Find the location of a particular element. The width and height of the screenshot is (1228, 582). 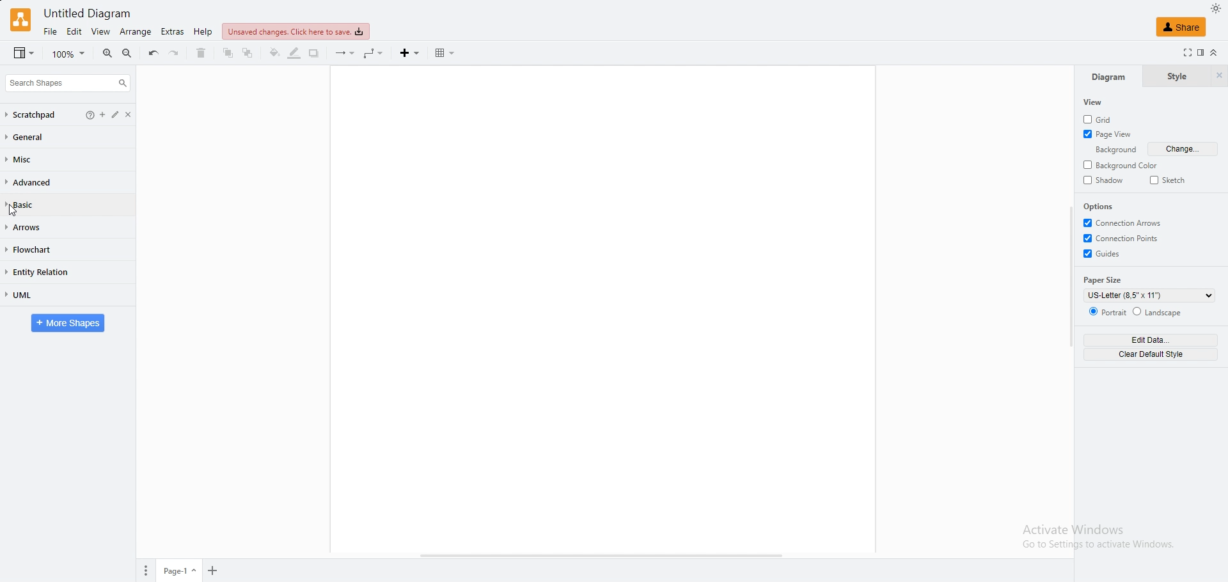

portrait is located at coordinates (1105, 311).